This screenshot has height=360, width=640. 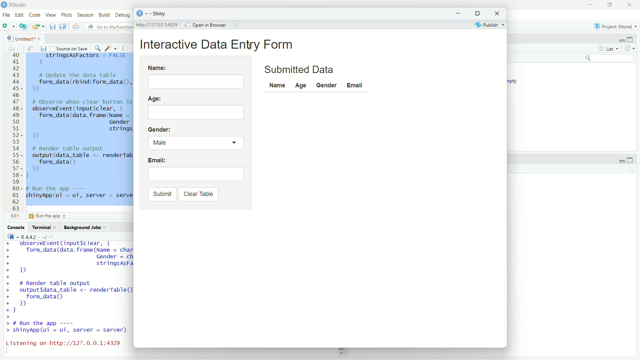 What do you see at coordinates (67, 327) in the screenshot?
I see `code to run the app` at bounding box center [67, 327].